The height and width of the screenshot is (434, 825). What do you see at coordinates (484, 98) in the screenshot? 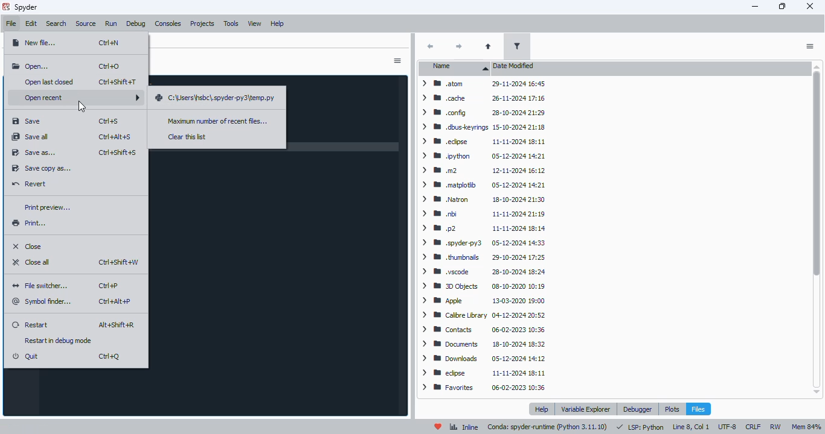
I see `> MW cache 26-11-2024 17:16` at bounding box center [484, 98].